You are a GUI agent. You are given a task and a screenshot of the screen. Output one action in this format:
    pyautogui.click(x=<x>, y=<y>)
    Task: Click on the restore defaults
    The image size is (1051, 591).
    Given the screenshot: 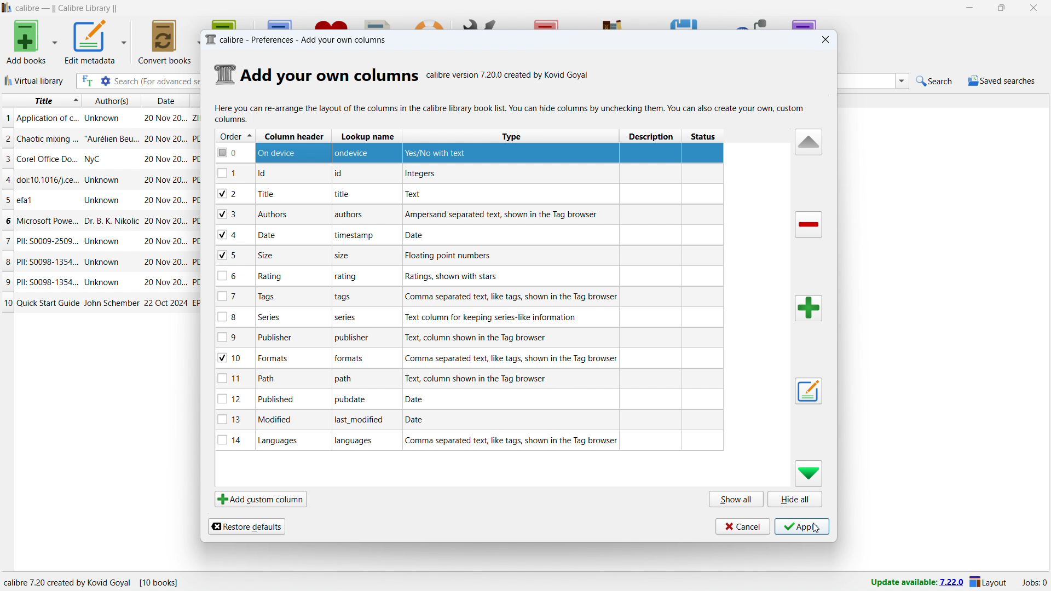 What is the action you would take?
    pyautogui.click(x=246, y=525)
    